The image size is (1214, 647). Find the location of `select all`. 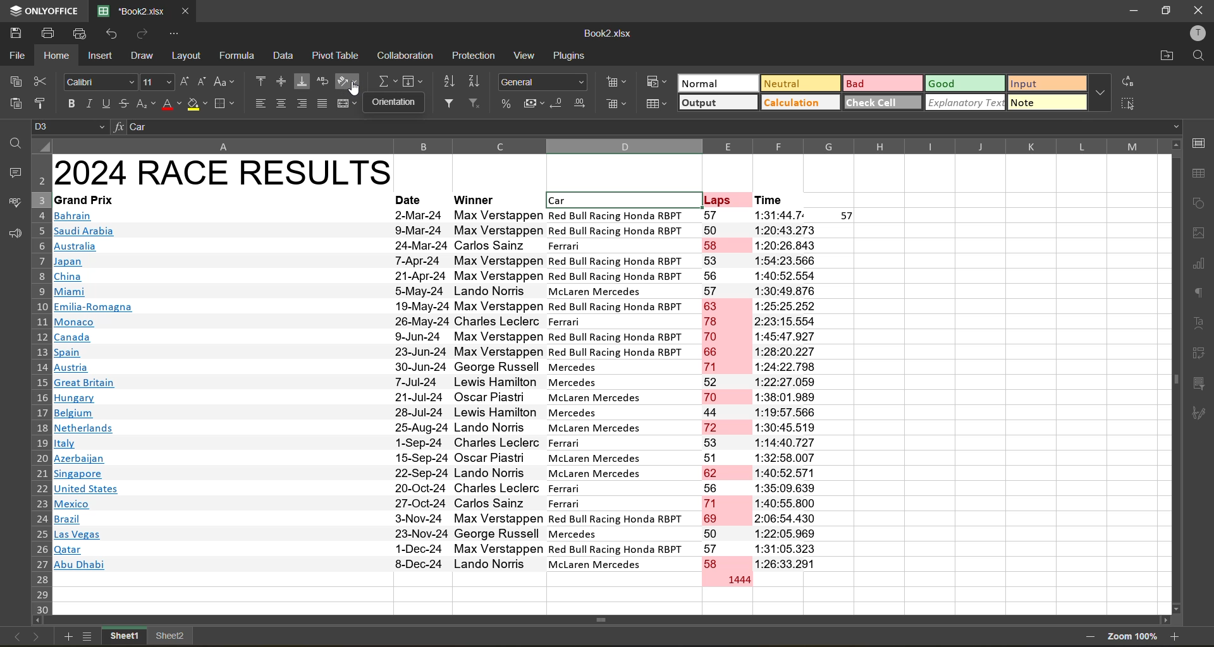

select all is located at coordinates (1132, 104).